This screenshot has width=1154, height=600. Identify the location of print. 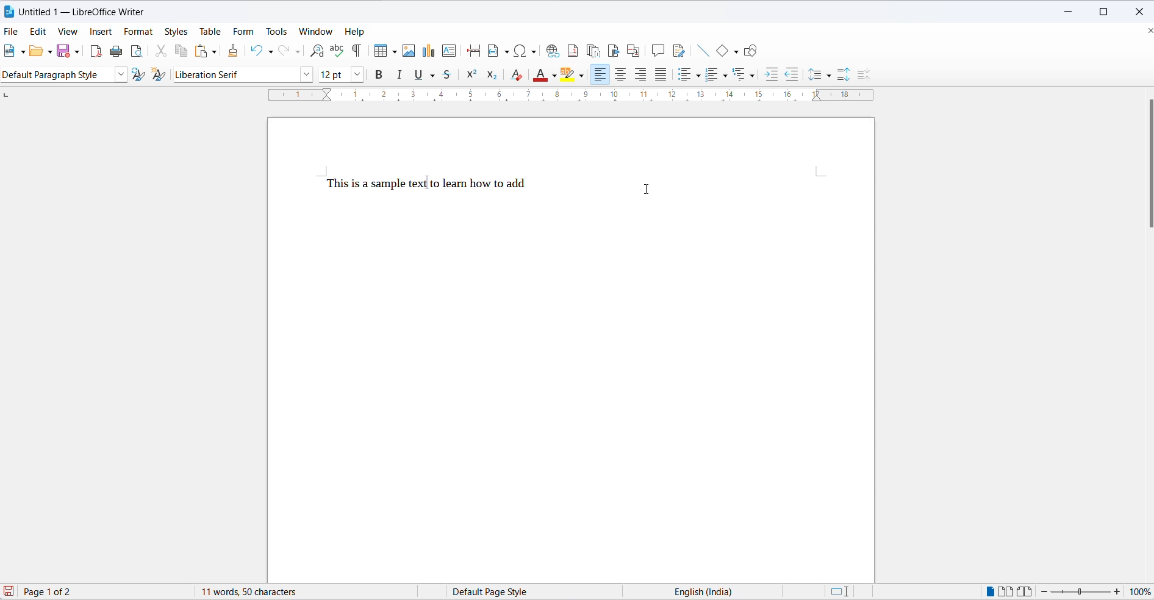
(118, 51).